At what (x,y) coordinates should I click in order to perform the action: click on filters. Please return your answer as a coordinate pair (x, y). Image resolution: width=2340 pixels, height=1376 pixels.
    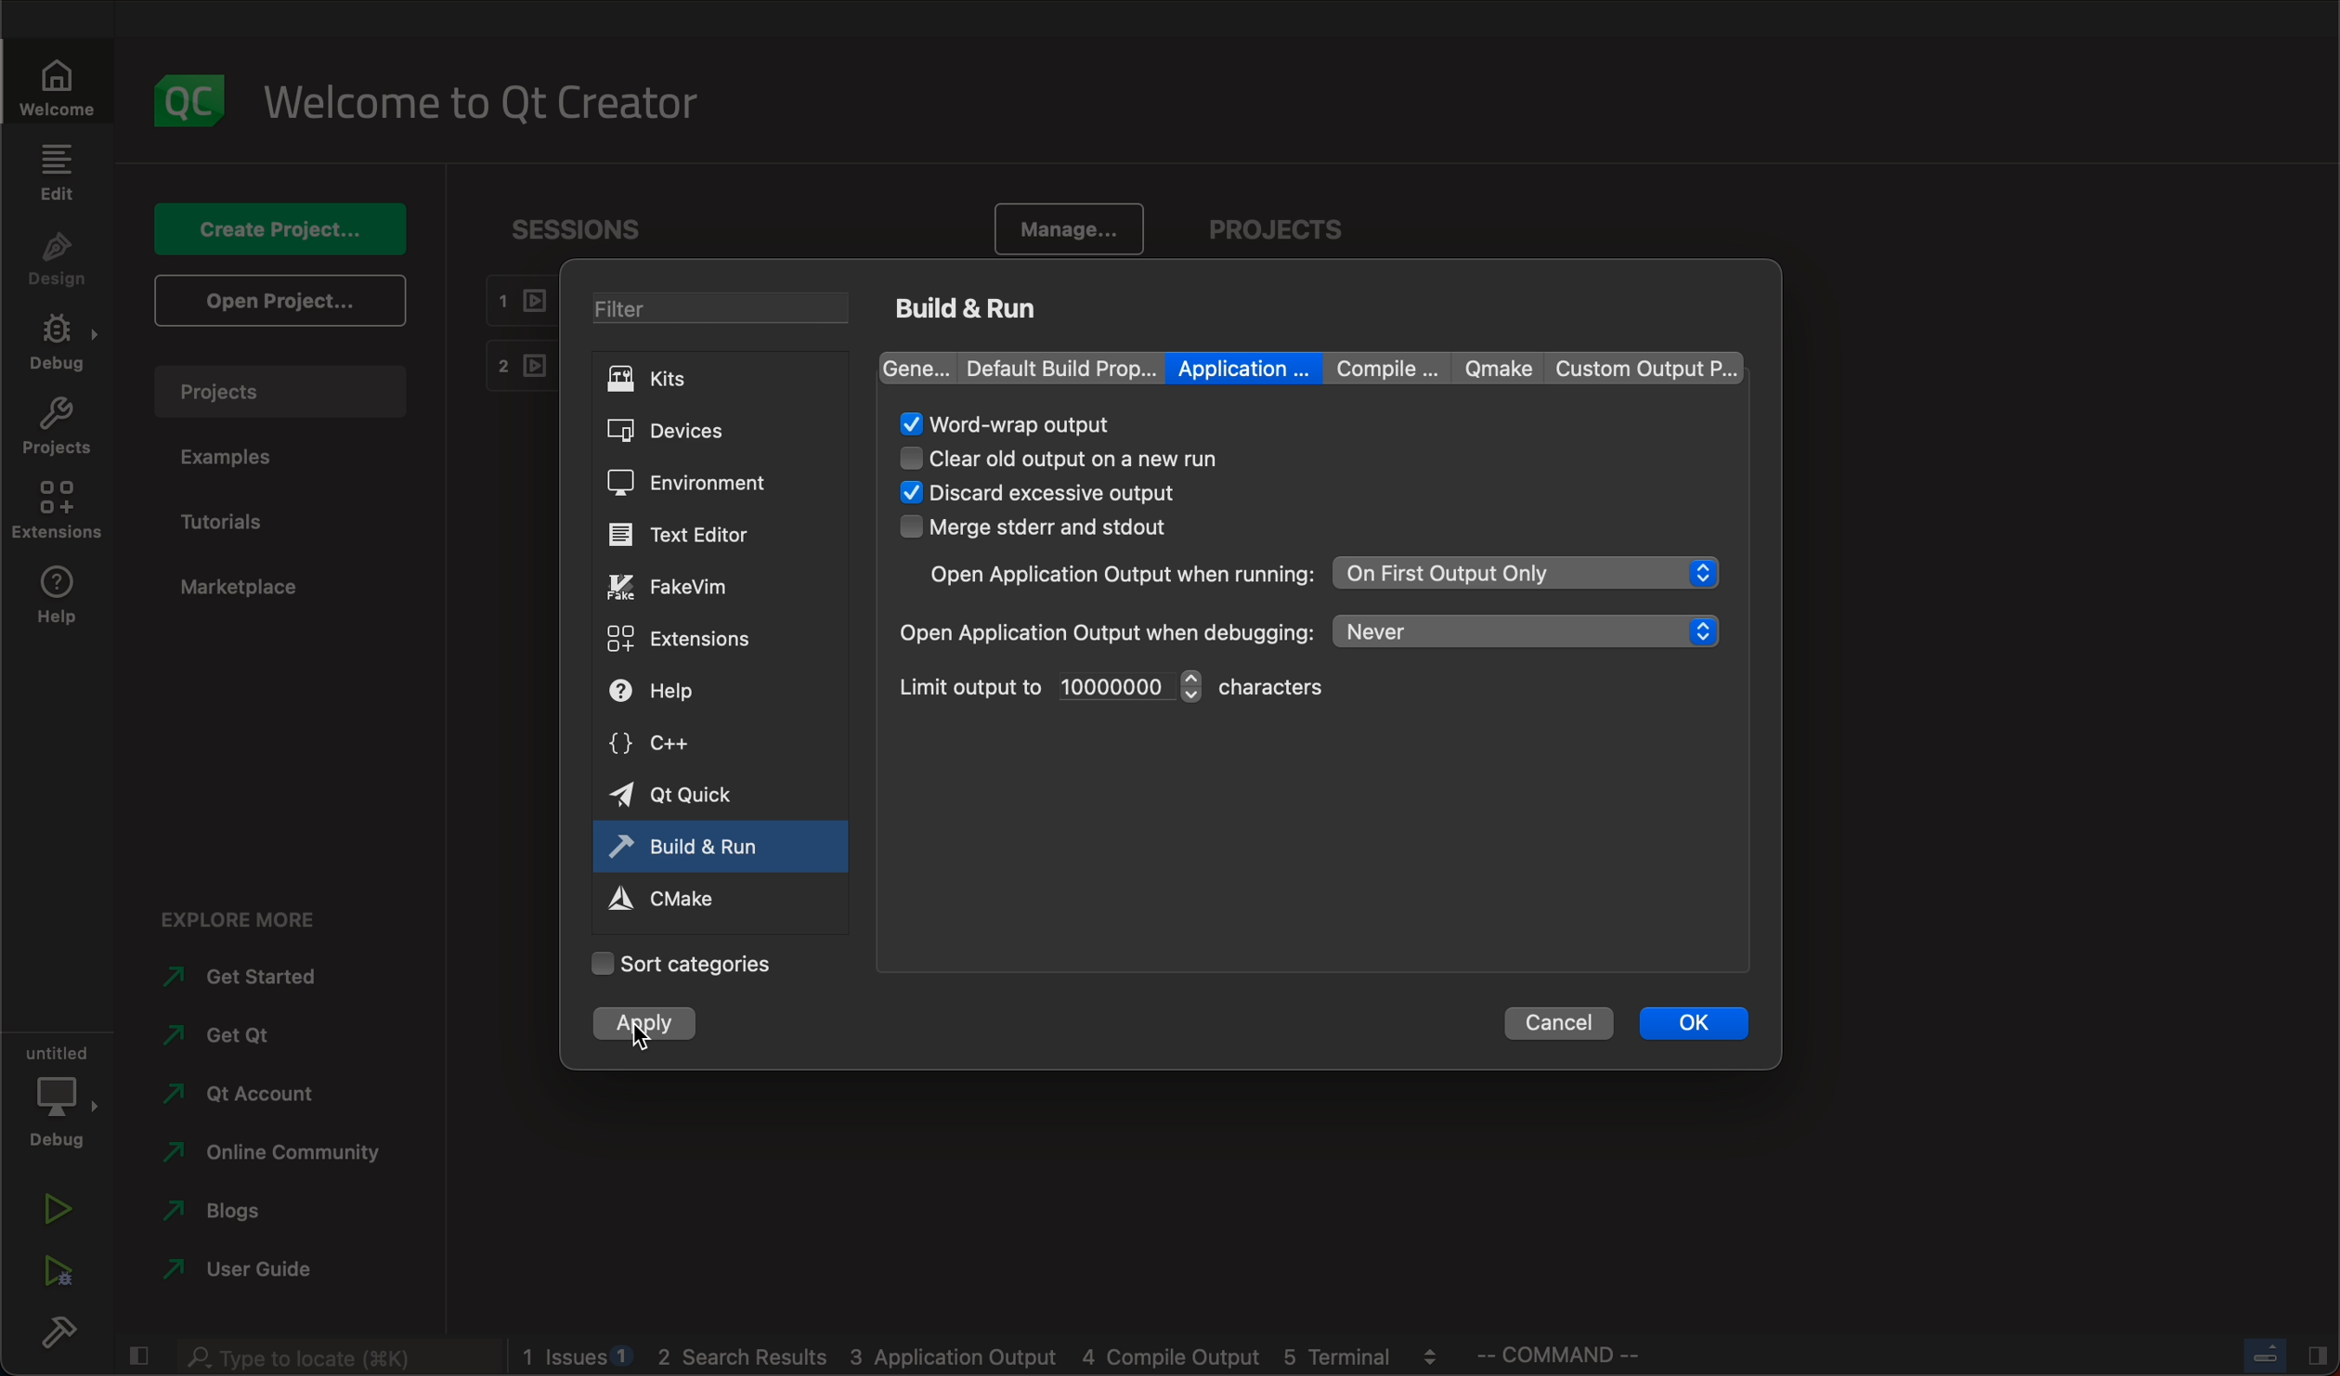
    Looking at the image, I should click on (721, 309).